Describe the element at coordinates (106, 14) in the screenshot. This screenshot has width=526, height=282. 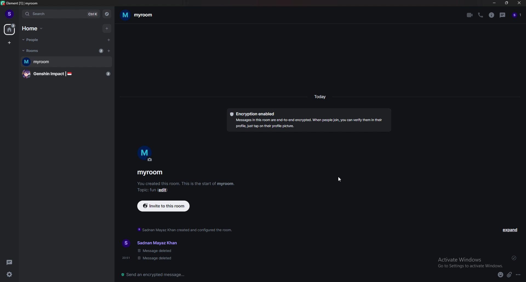
I see `explore rooms` at that location.